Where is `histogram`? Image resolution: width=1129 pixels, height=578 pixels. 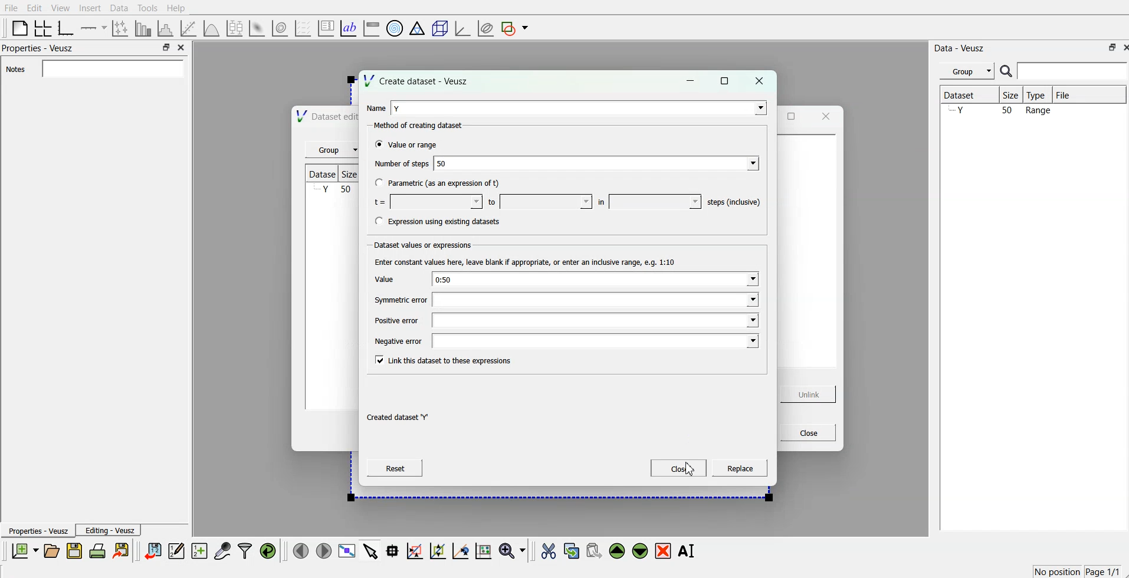
histogram is located at coordinates (166, 27).